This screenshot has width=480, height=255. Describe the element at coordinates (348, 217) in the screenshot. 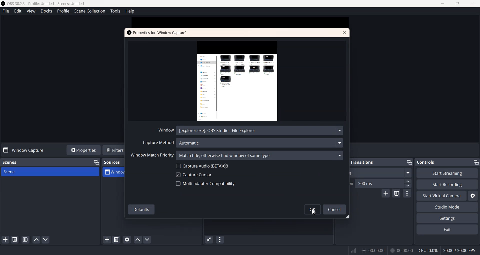

I see `Window Adjuster` at that location.